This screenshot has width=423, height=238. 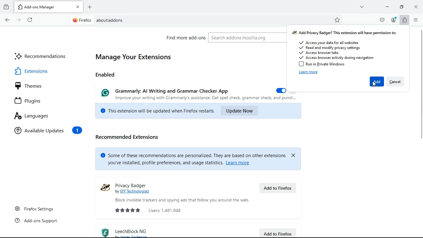 What do you see at coordinates (323, 64) in the screenshot?
I see `Run in Private Windows` at bounding box center [323, 64].